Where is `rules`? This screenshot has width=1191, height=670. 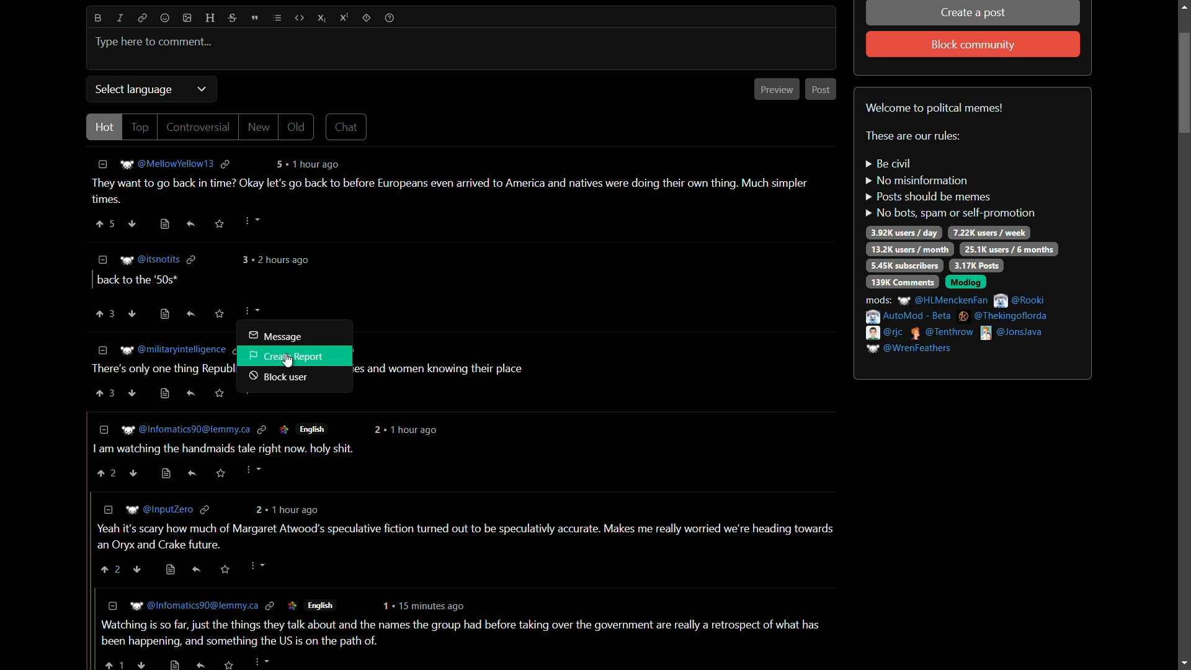 rules is located at coordinates (950, 190).